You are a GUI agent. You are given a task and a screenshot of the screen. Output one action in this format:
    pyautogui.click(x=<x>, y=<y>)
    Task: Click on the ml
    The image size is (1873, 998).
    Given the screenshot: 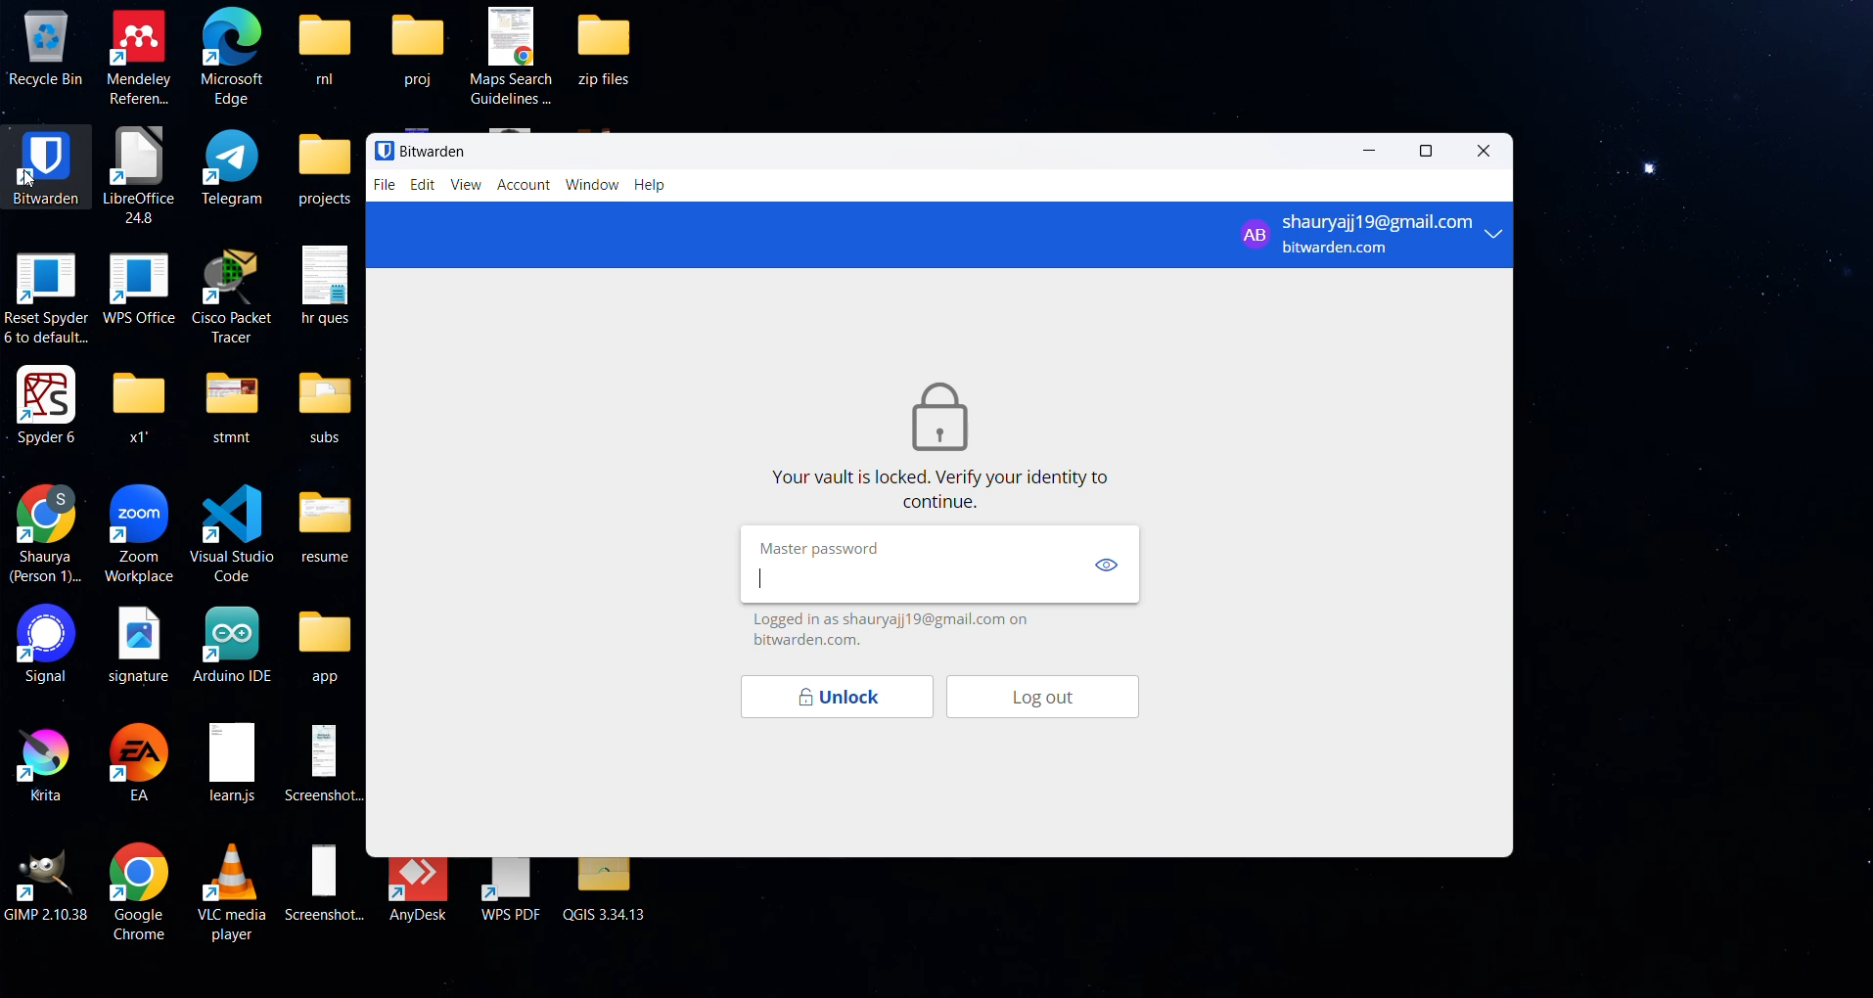 What is the action you would take?
    pyautogui.click(x=324, y=47)
    